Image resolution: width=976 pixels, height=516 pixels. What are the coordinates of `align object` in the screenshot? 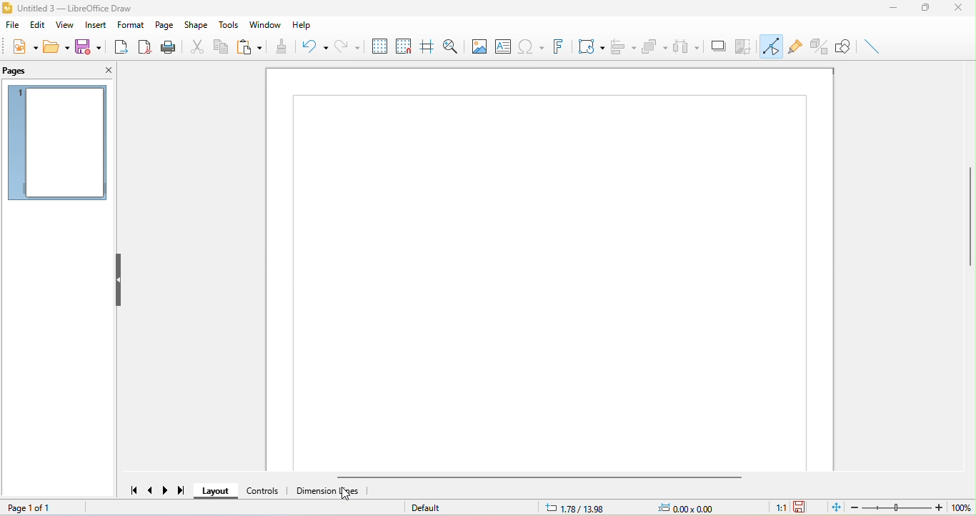 It's located at (626, 44).